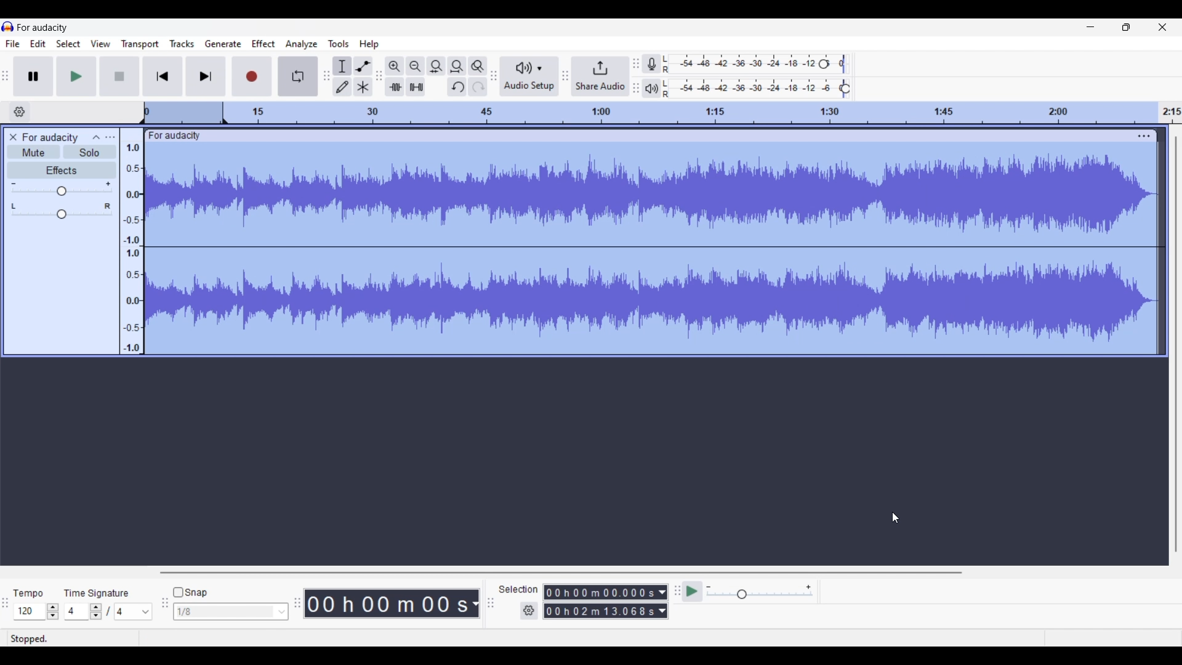 The image size is (1182, 665). Describe the element at coordinates (283, 612) in the screenshot. I see `Snap option` at that location.